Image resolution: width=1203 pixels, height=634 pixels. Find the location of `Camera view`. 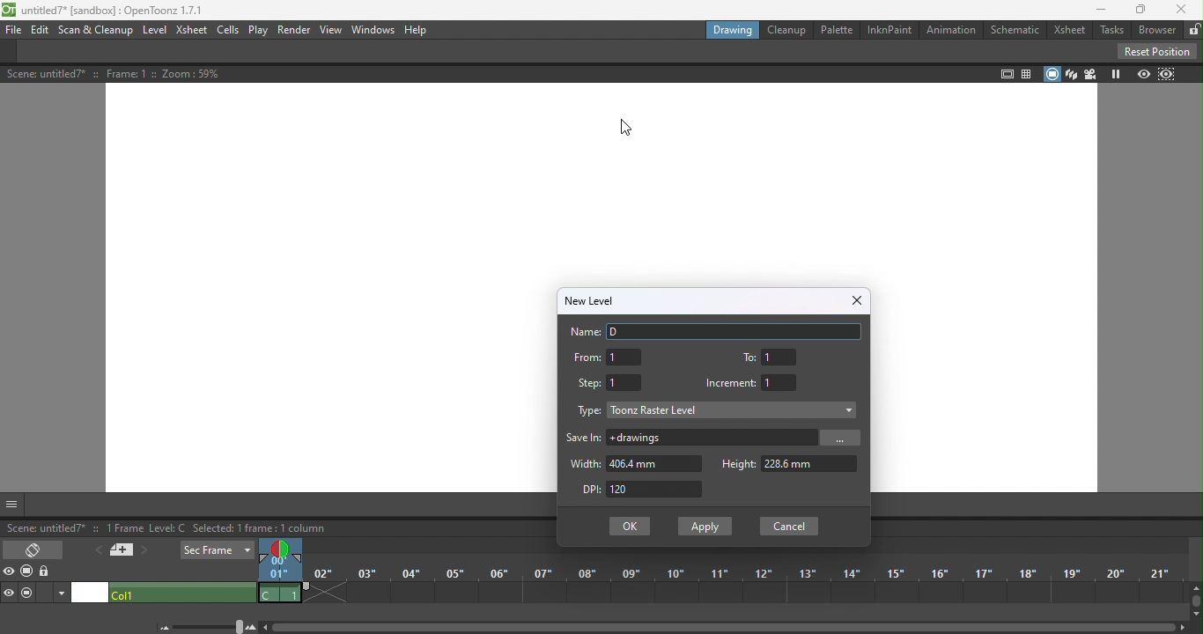

Camera view is located at coordinates (1089, 74).